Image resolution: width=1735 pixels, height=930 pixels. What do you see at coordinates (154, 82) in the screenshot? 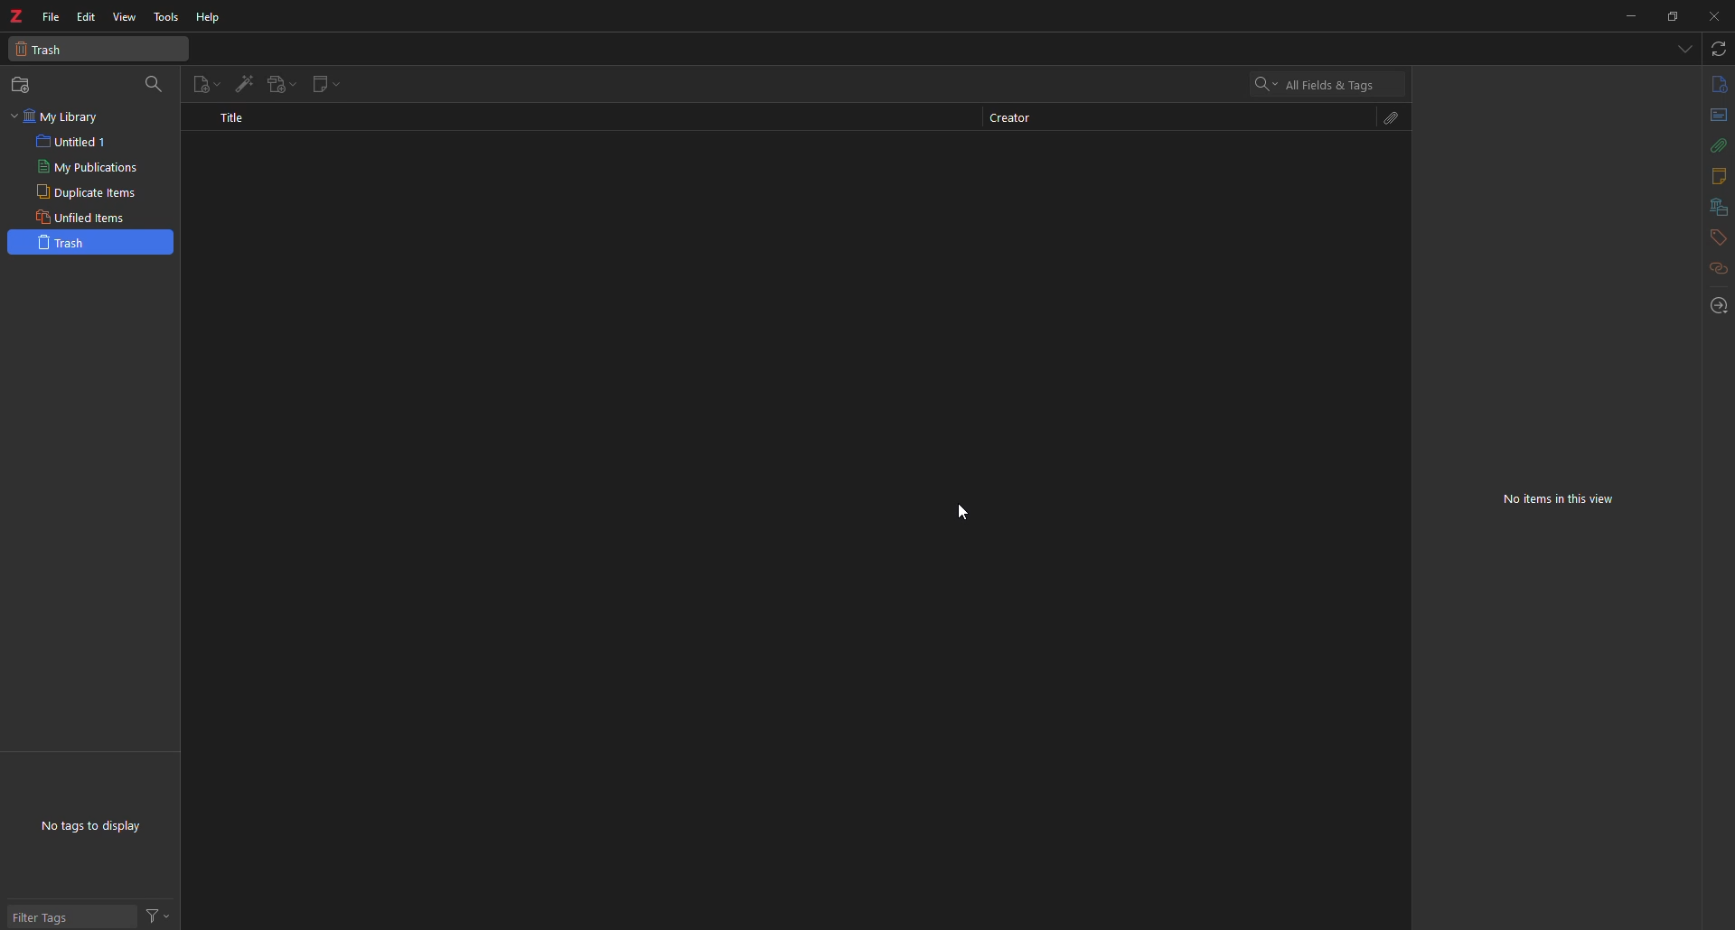
I see `search` at bounding box center [154, 82].